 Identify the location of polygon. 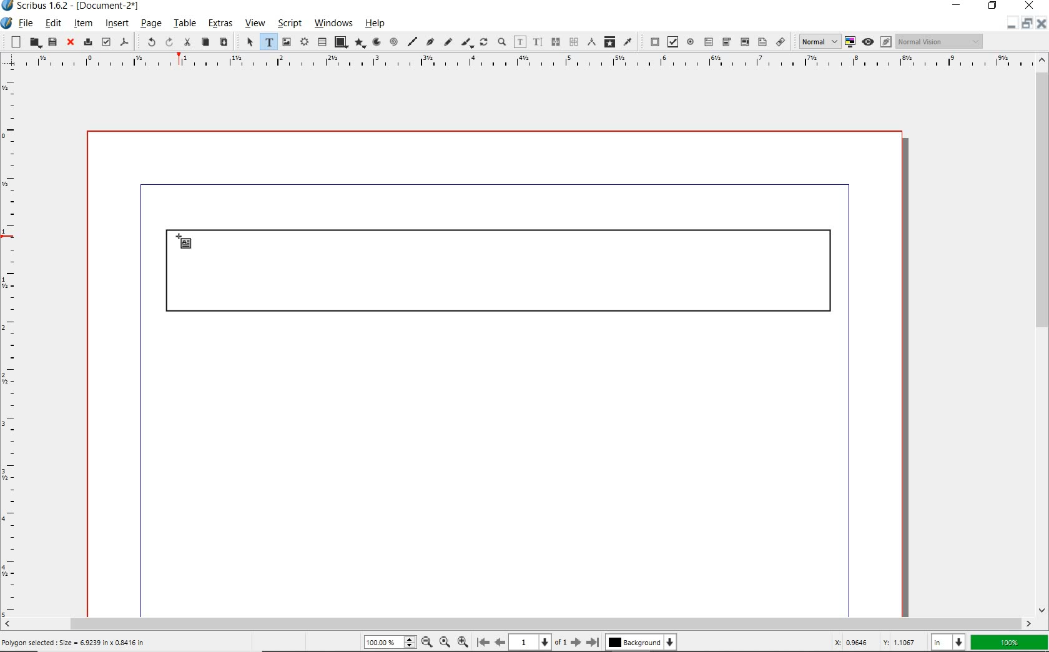
(361, 44).